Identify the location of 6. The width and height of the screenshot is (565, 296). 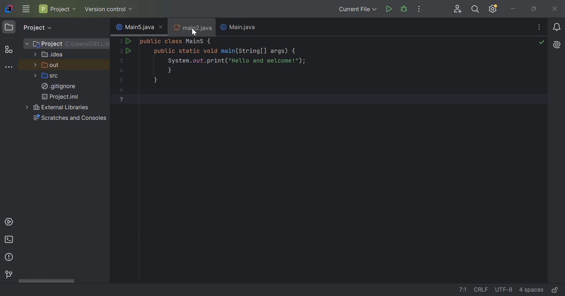
(122, 90).